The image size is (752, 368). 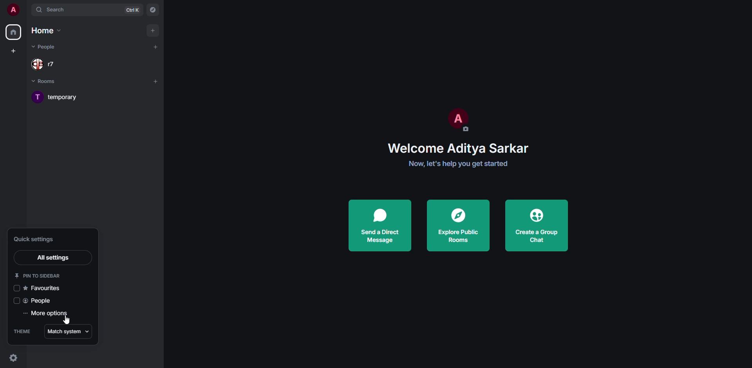 What do you see at coordinates (459, 164) in the screenshot?
I see `get started` at bounding box center [459, 164].